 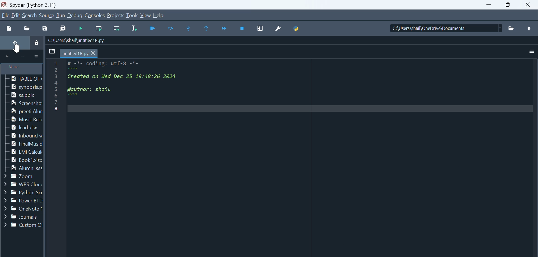 What do you see at coordinates (146, 15) in the screenshot?
I see `View` at bounding box center [146, 15].